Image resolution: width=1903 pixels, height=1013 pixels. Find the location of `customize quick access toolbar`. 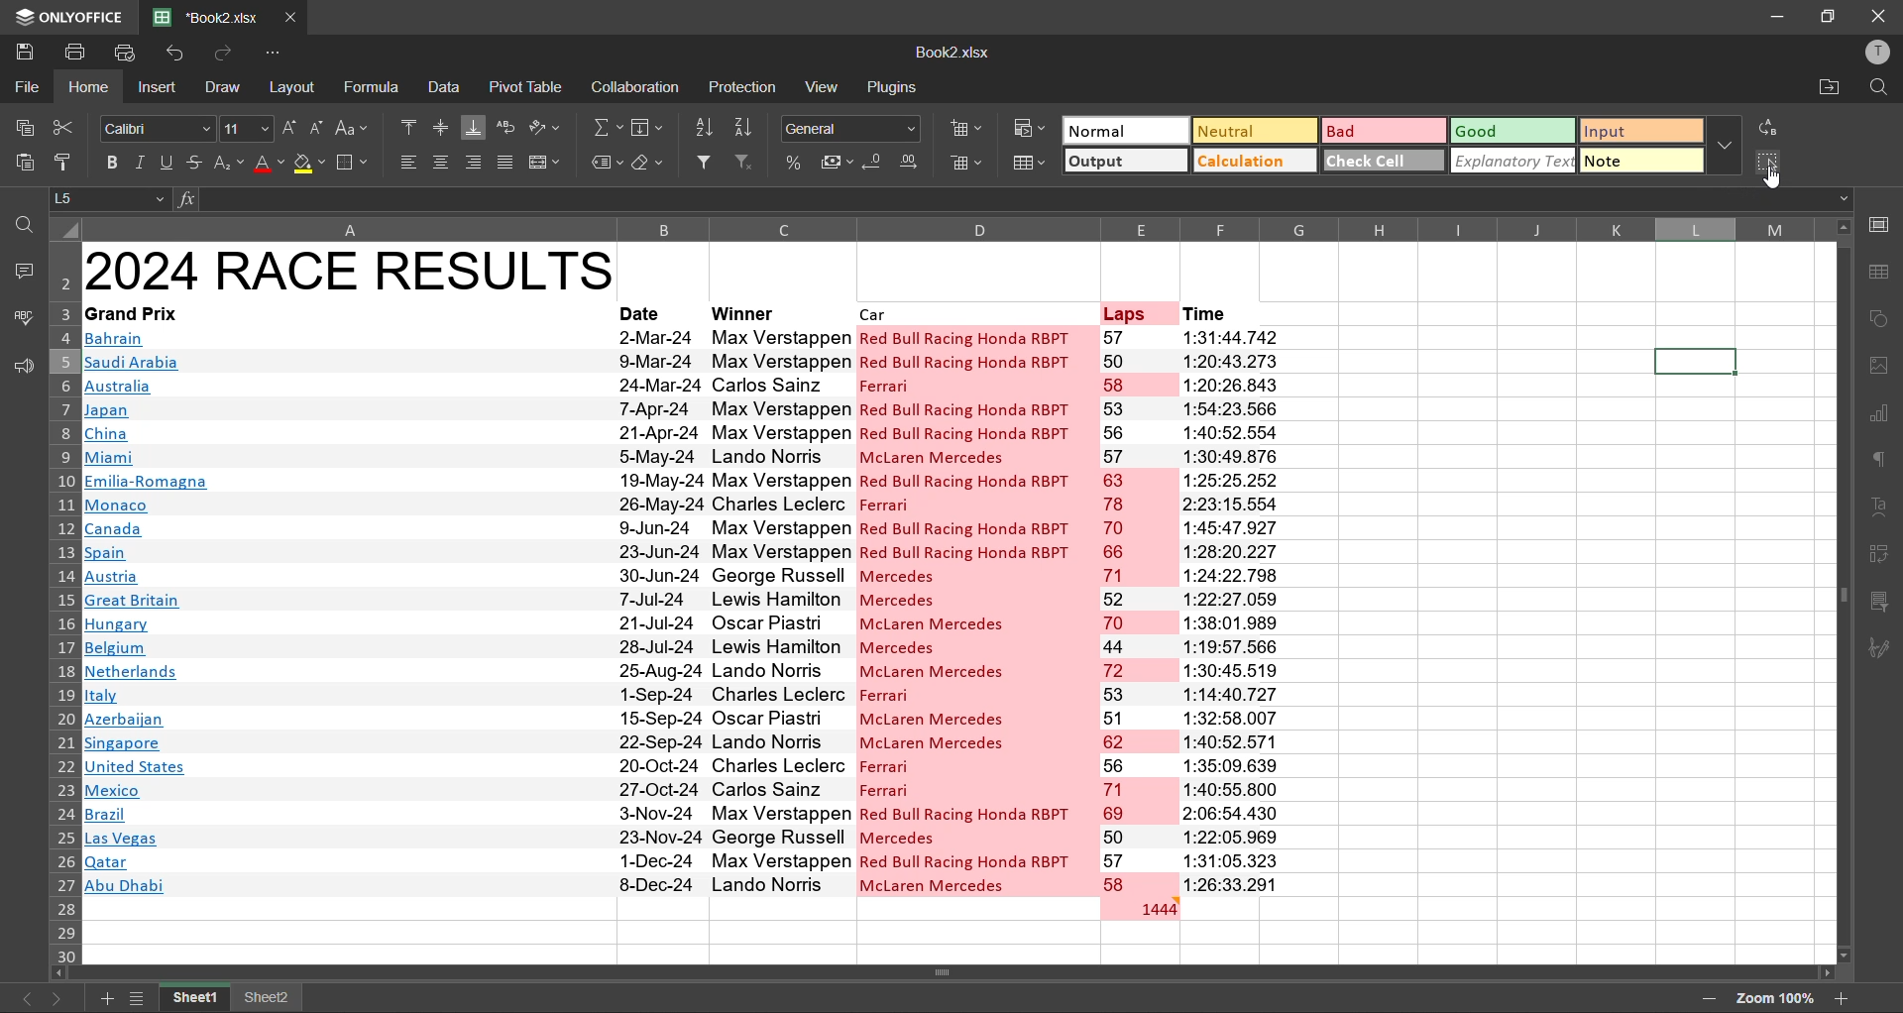

customize quick access toolbar is located at coordinates (276, 54).